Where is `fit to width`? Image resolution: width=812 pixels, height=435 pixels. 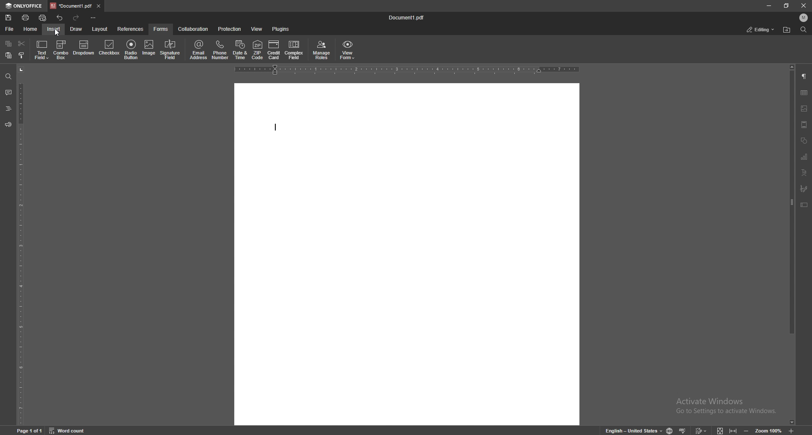 fit to width is located at coordinates (733, 430).